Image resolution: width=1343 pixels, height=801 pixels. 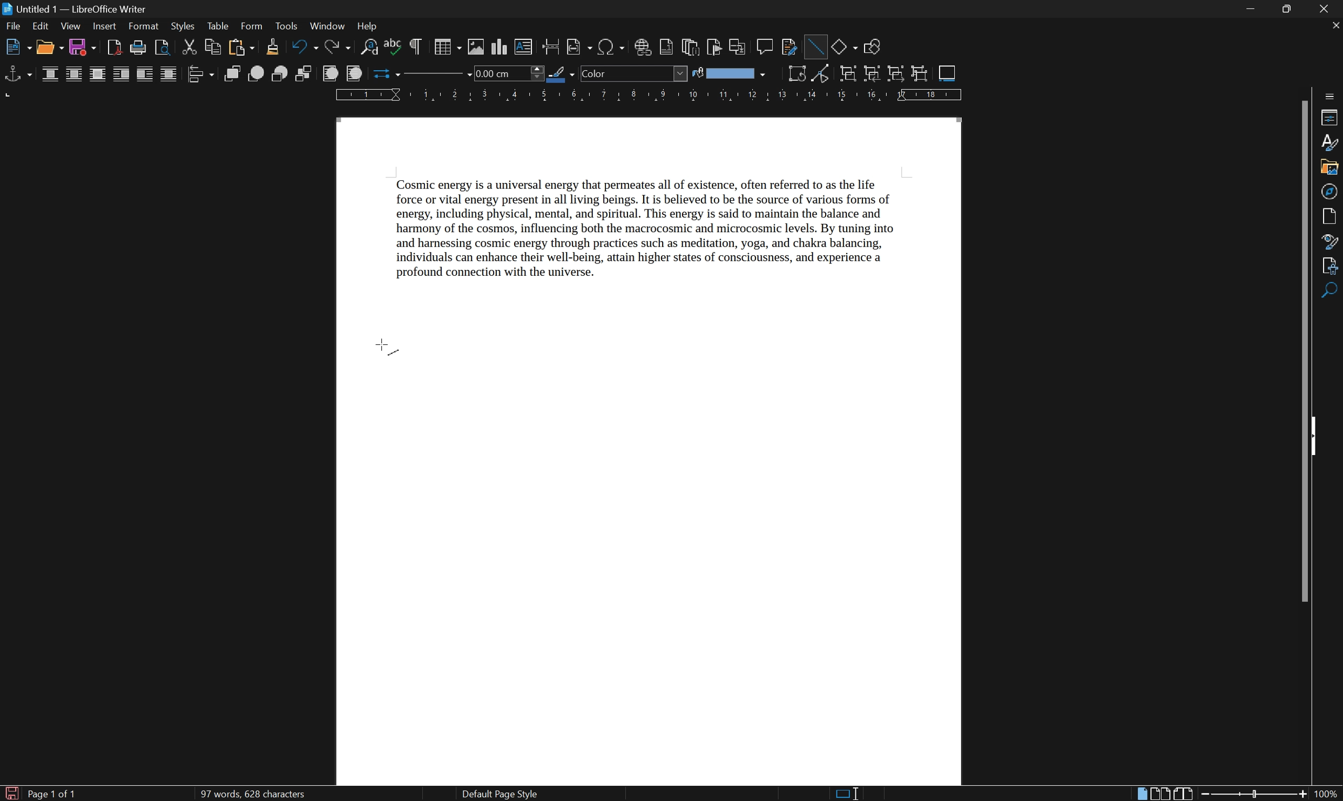 I want to click on through, so click(x=169, y=74).